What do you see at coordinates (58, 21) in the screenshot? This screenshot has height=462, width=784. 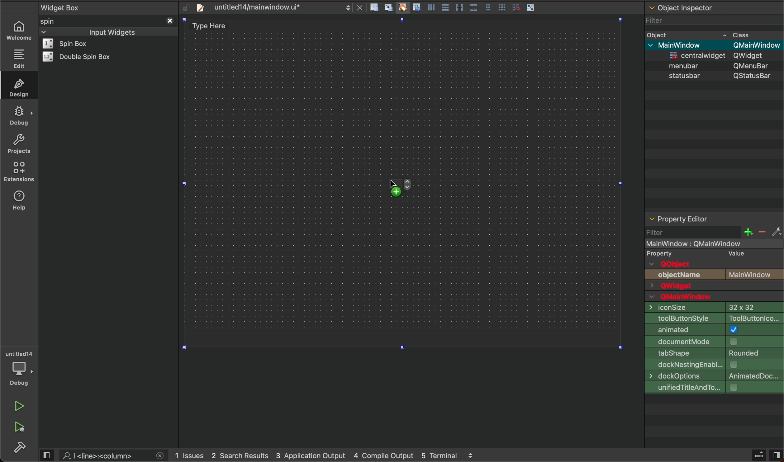 I see `spin` at bounding box center [58, 21].